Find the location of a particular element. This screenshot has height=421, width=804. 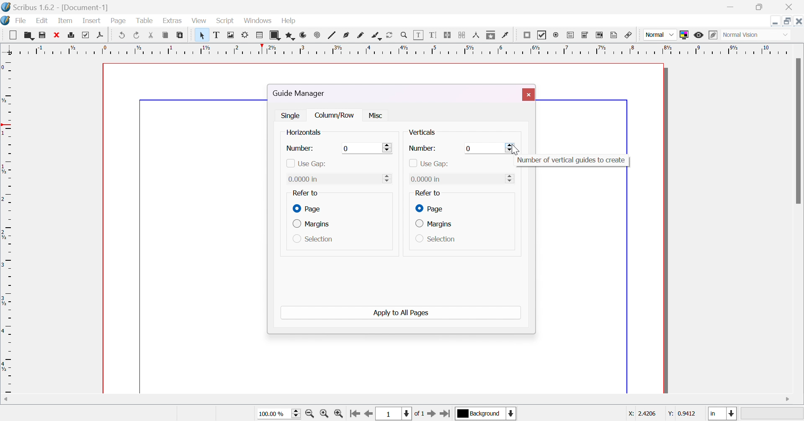

PDF list box is located at coordinates (600, 35).